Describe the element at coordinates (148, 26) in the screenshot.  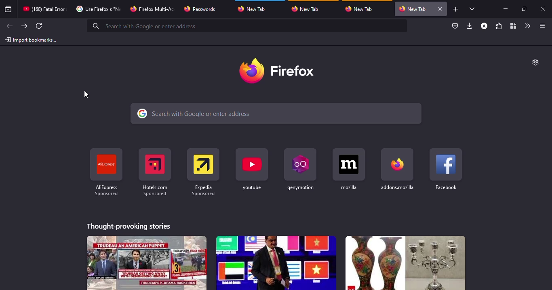
I see `search` at that location.